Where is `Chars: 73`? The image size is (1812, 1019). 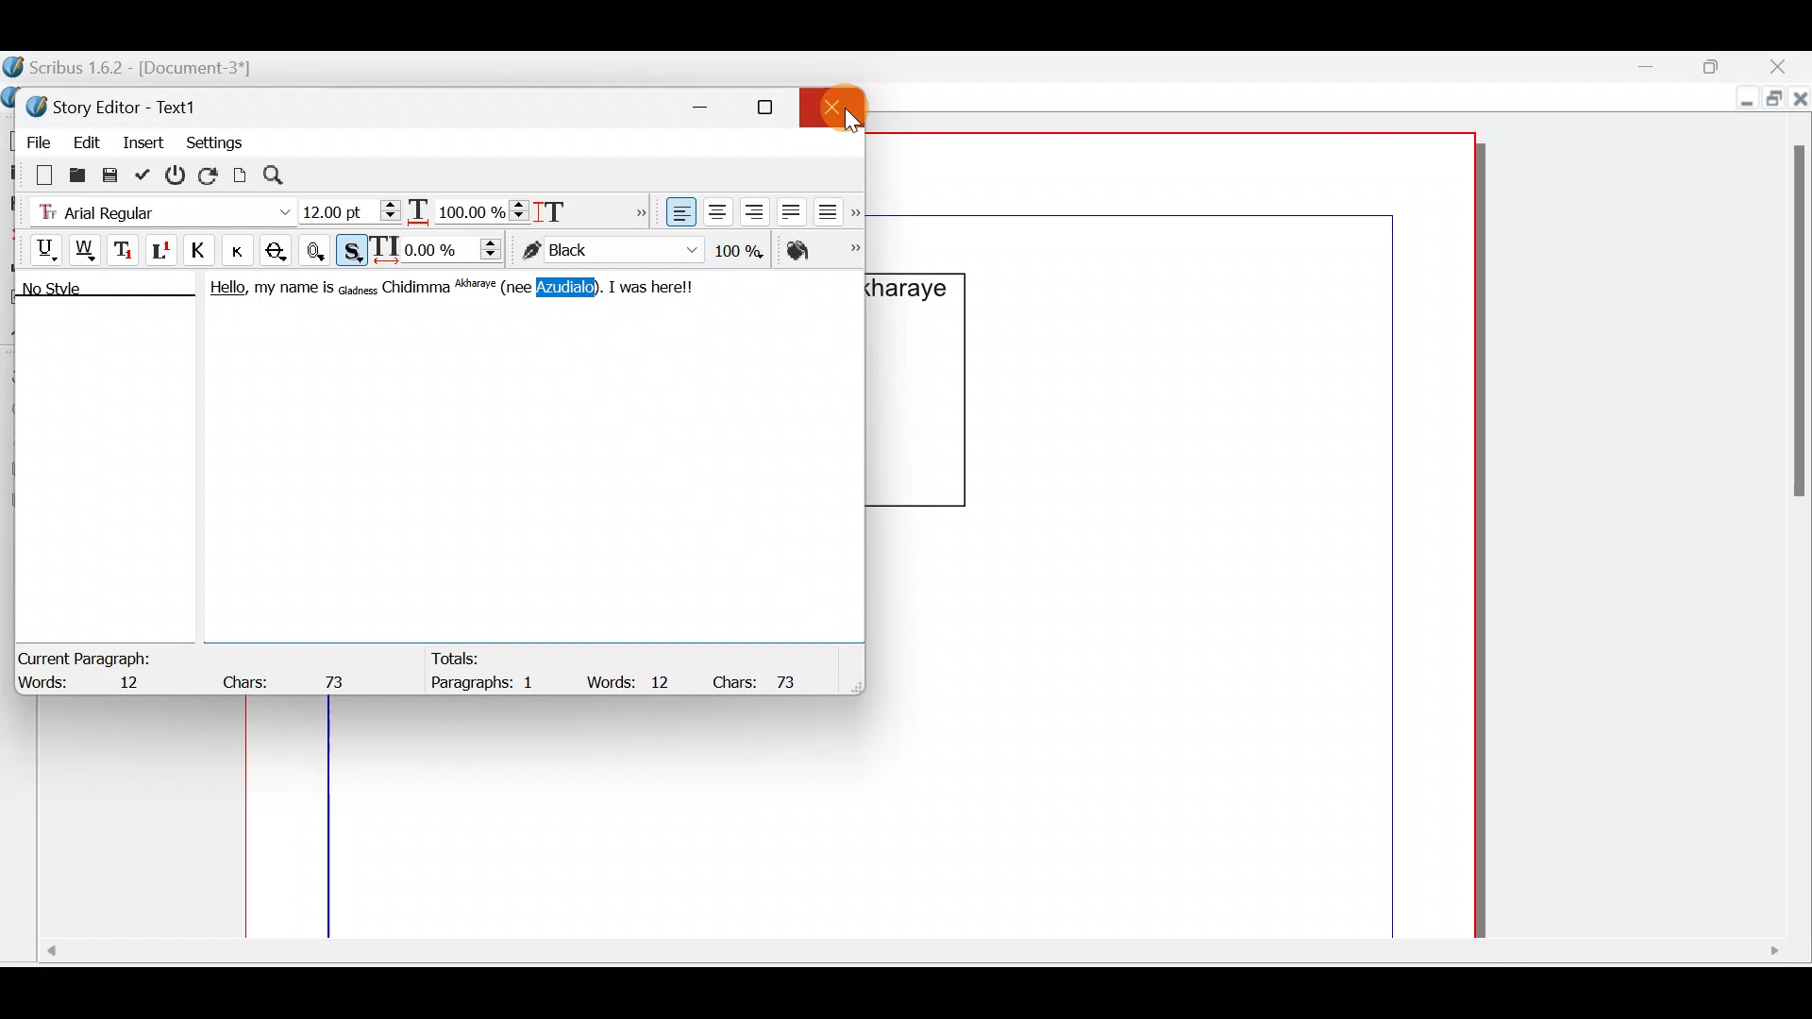
Chars: 73 is located at coordinates (763, 680).